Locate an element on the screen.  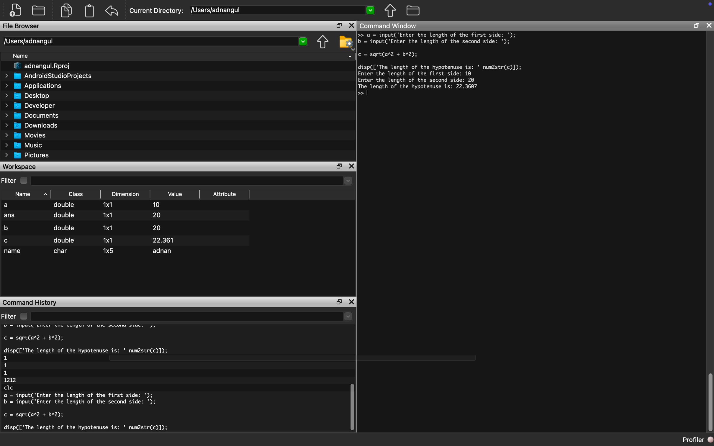
Attribute is located at coordinates (225, 196).